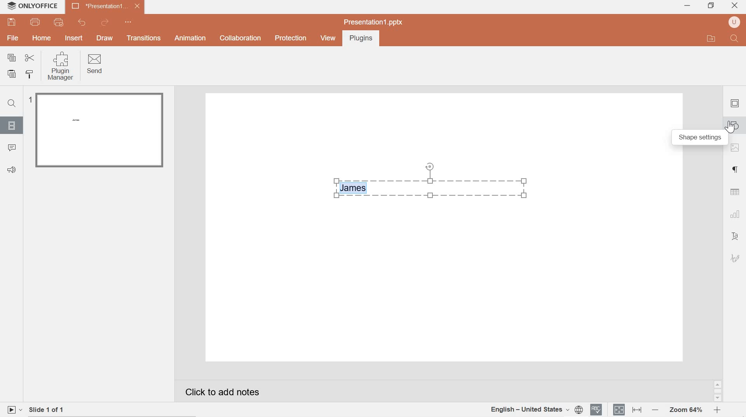 This screenshot has width=746, height=417. Describe the element at coordinates (355, 188) in the screenshot. I see `highlighted text` at that location.